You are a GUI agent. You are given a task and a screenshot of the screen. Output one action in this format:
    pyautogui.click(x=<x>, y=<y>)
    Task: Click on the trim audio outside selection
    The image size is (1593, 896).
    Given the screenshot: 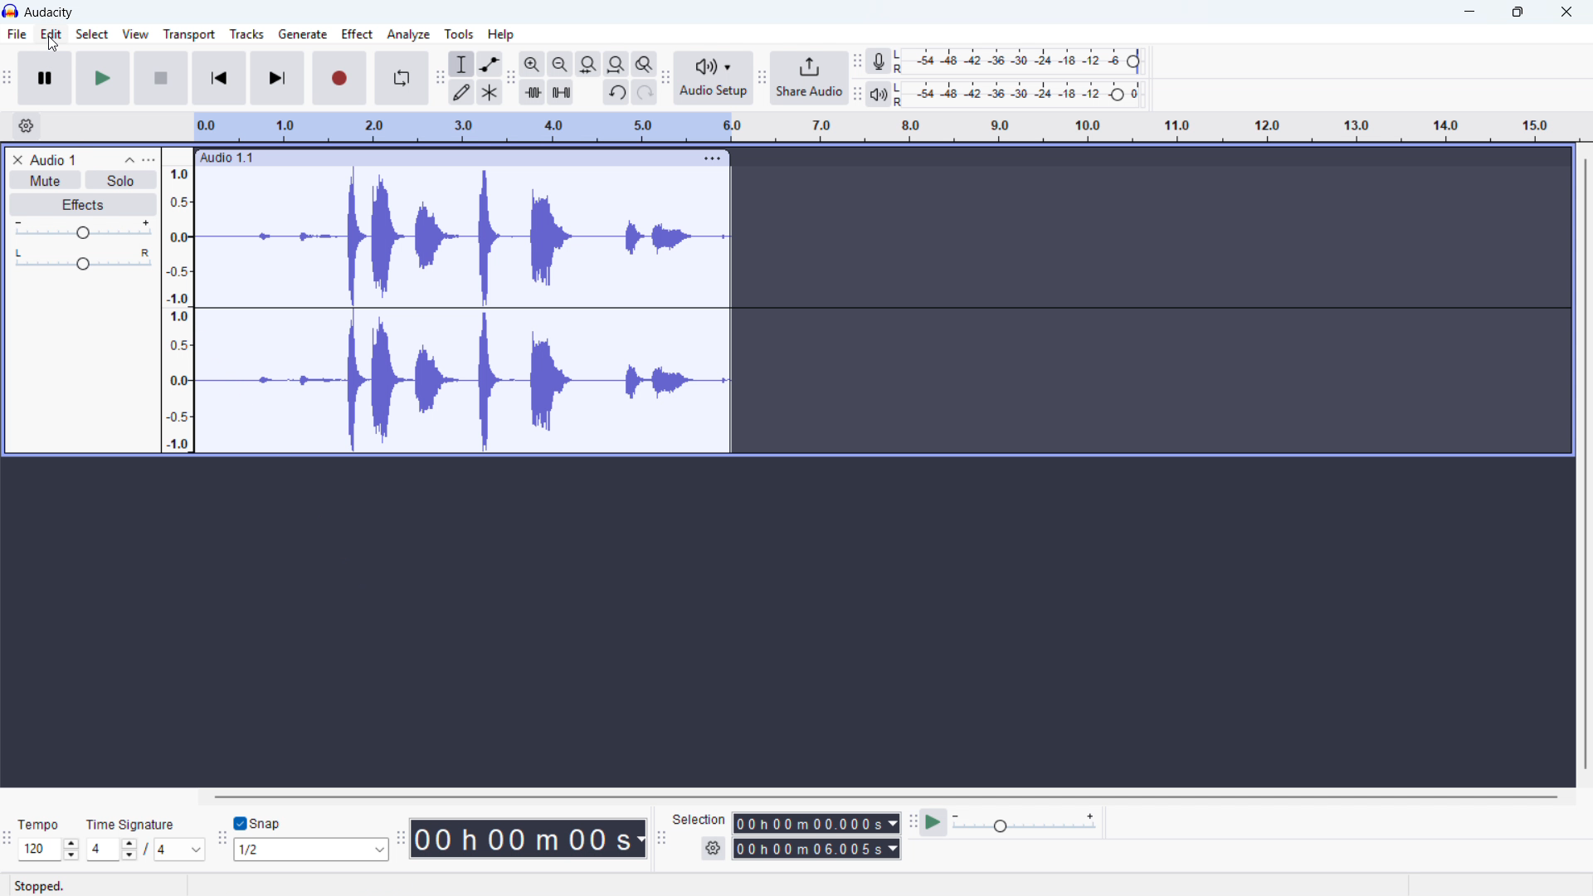 What is the action you would take?
    pyautogui.click(x=533, y=93)
    